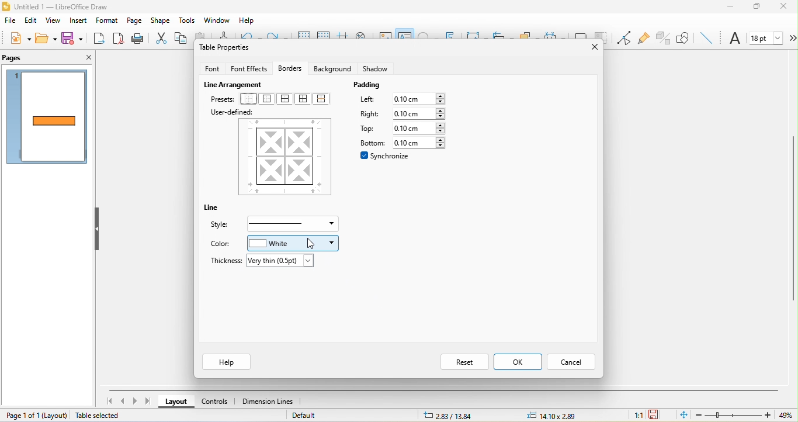  I want to click on vertical scroll bar, so click(793, 218).